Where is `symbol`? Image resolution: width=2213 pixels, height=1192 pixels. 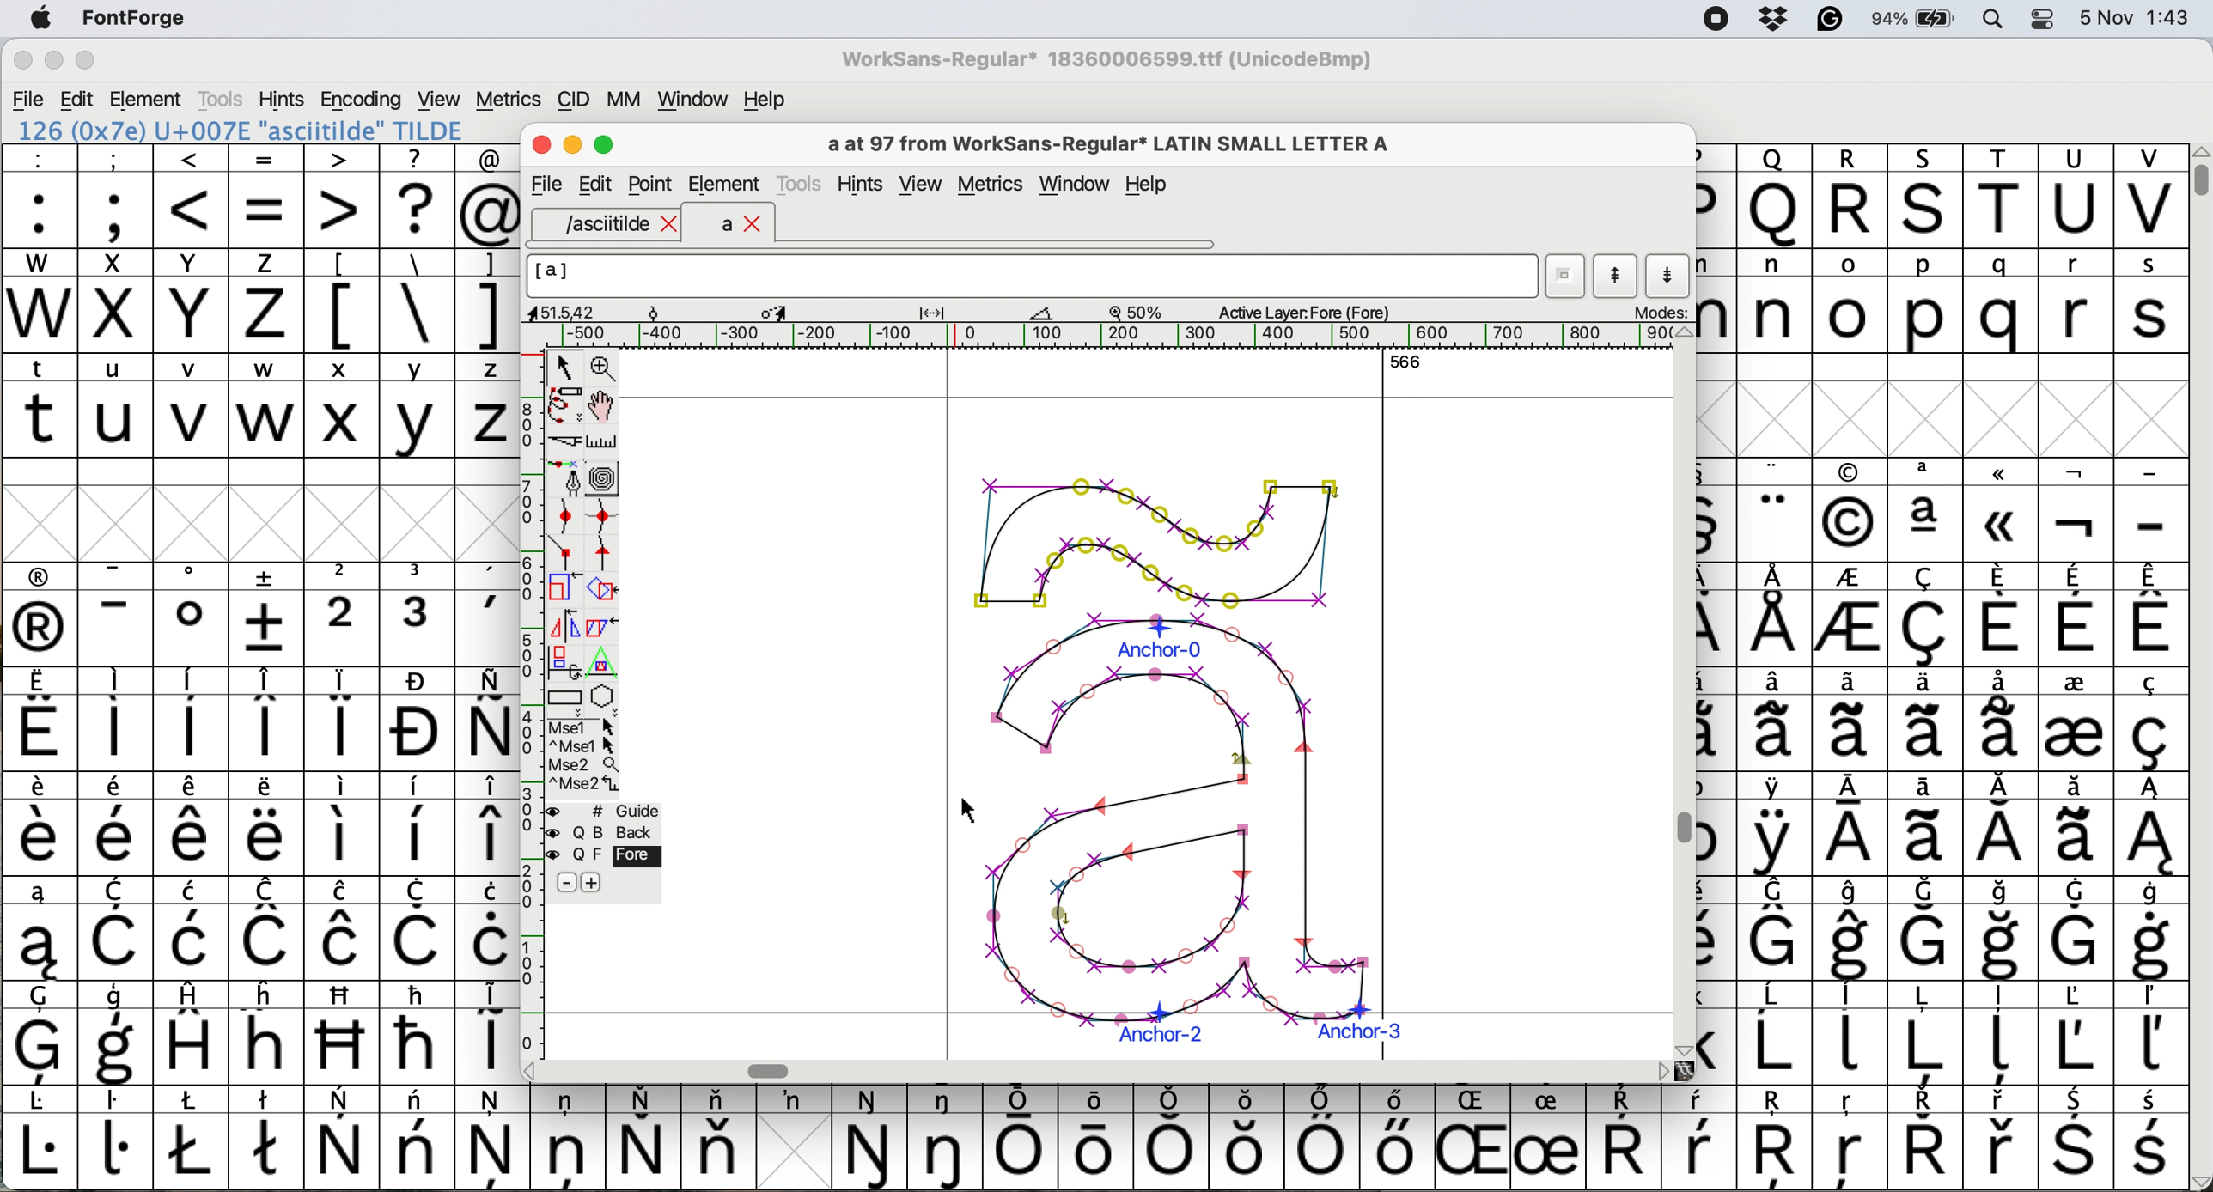
symbol is located at coordinates (718, 1136).